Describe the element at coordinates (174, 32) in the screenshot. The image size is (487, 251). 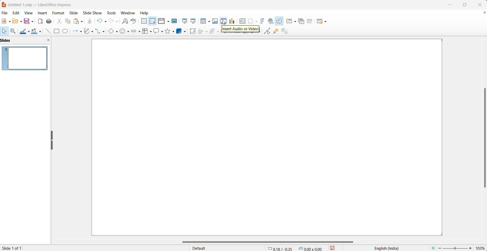
I see `` at that location.